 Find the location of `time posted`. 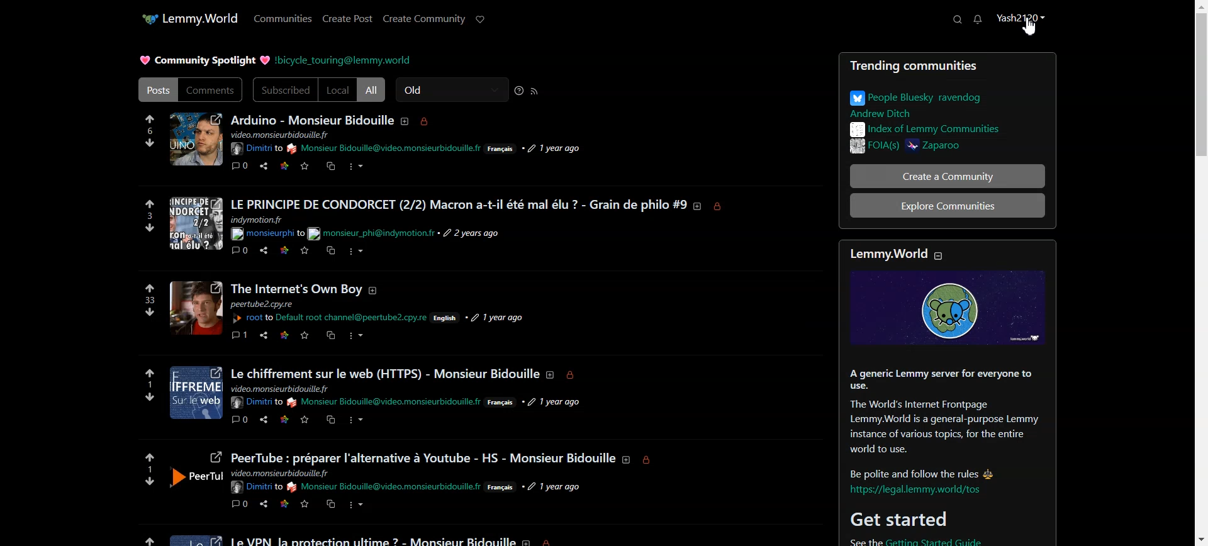

time posted is located at coordinates (555, 148).